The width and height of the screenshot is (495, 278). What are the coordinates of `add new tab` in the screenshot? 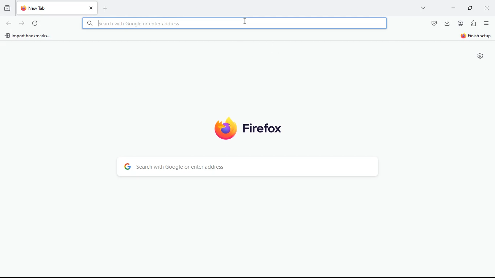 It's located at (107, 8).